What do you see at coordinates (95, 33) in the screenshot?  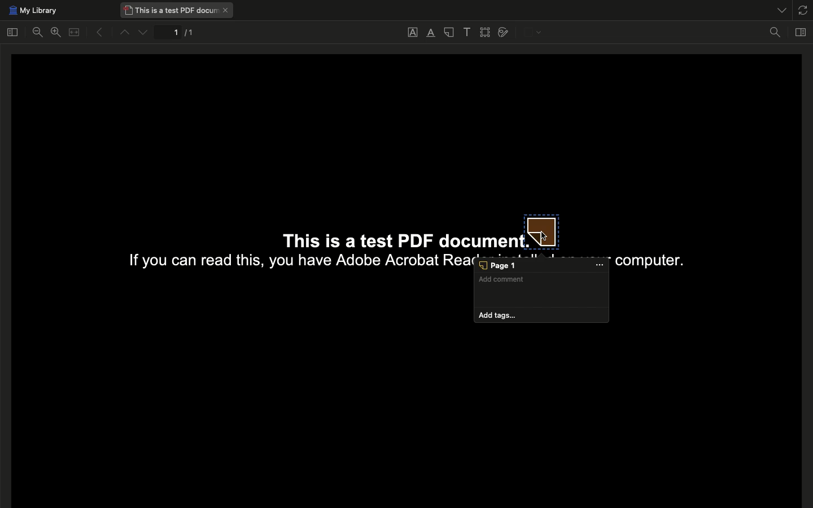 I see `Previous` at bounding box center [95, 33].